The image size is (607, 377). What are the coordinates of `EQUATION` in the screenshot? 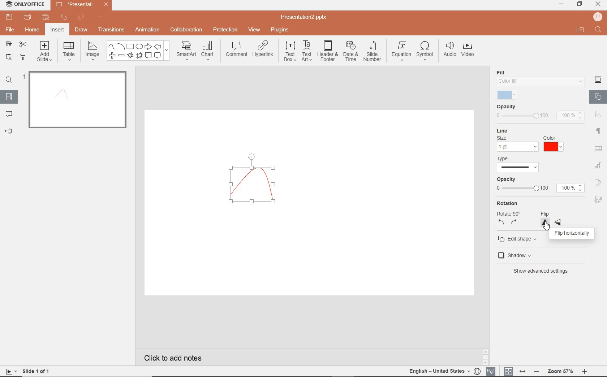 It's located at (401, 50).